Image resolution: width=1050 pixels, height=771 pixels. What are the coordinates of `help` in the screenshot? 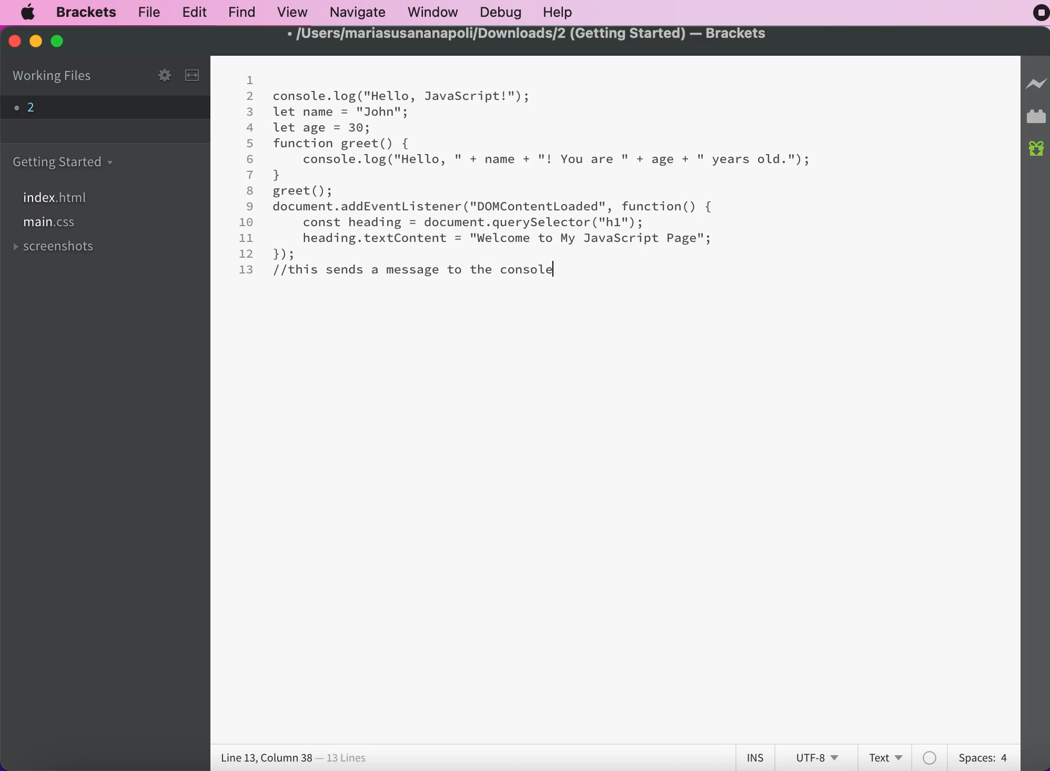 It's located at (562, 12).